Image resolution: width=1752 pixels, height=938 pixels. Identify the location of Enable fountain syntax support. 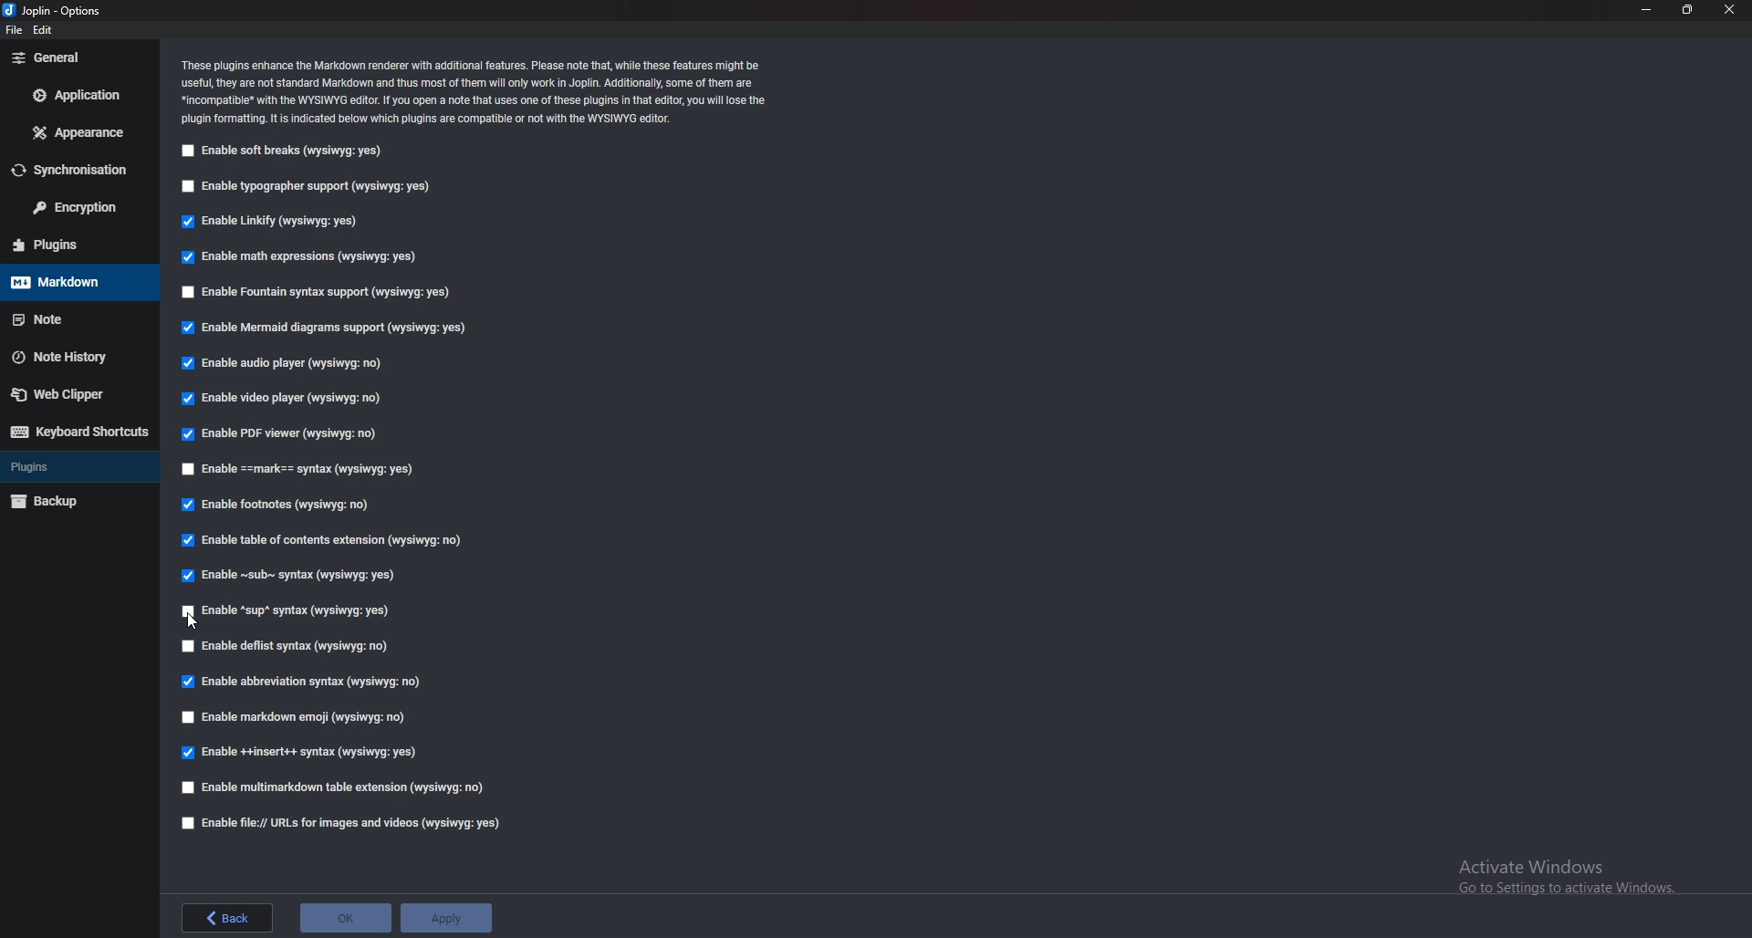
(320, 292).